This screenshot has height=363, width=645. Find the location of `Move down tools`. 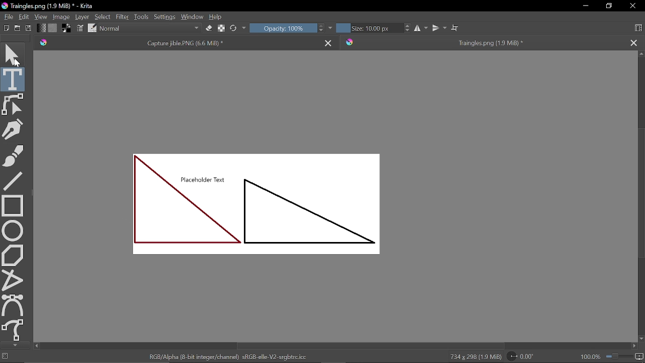

Move down tools is located at coordinates (14, 345).